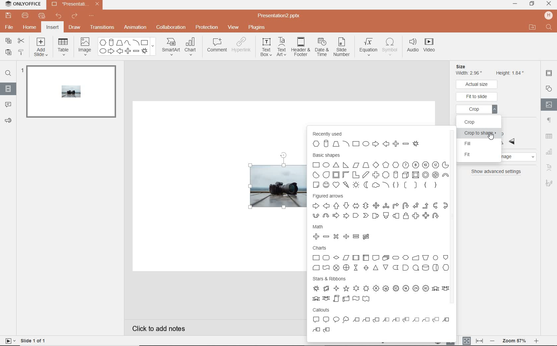 This screenshot has height=346, width=557. I want to click on figured arrows, so click(380, 207).